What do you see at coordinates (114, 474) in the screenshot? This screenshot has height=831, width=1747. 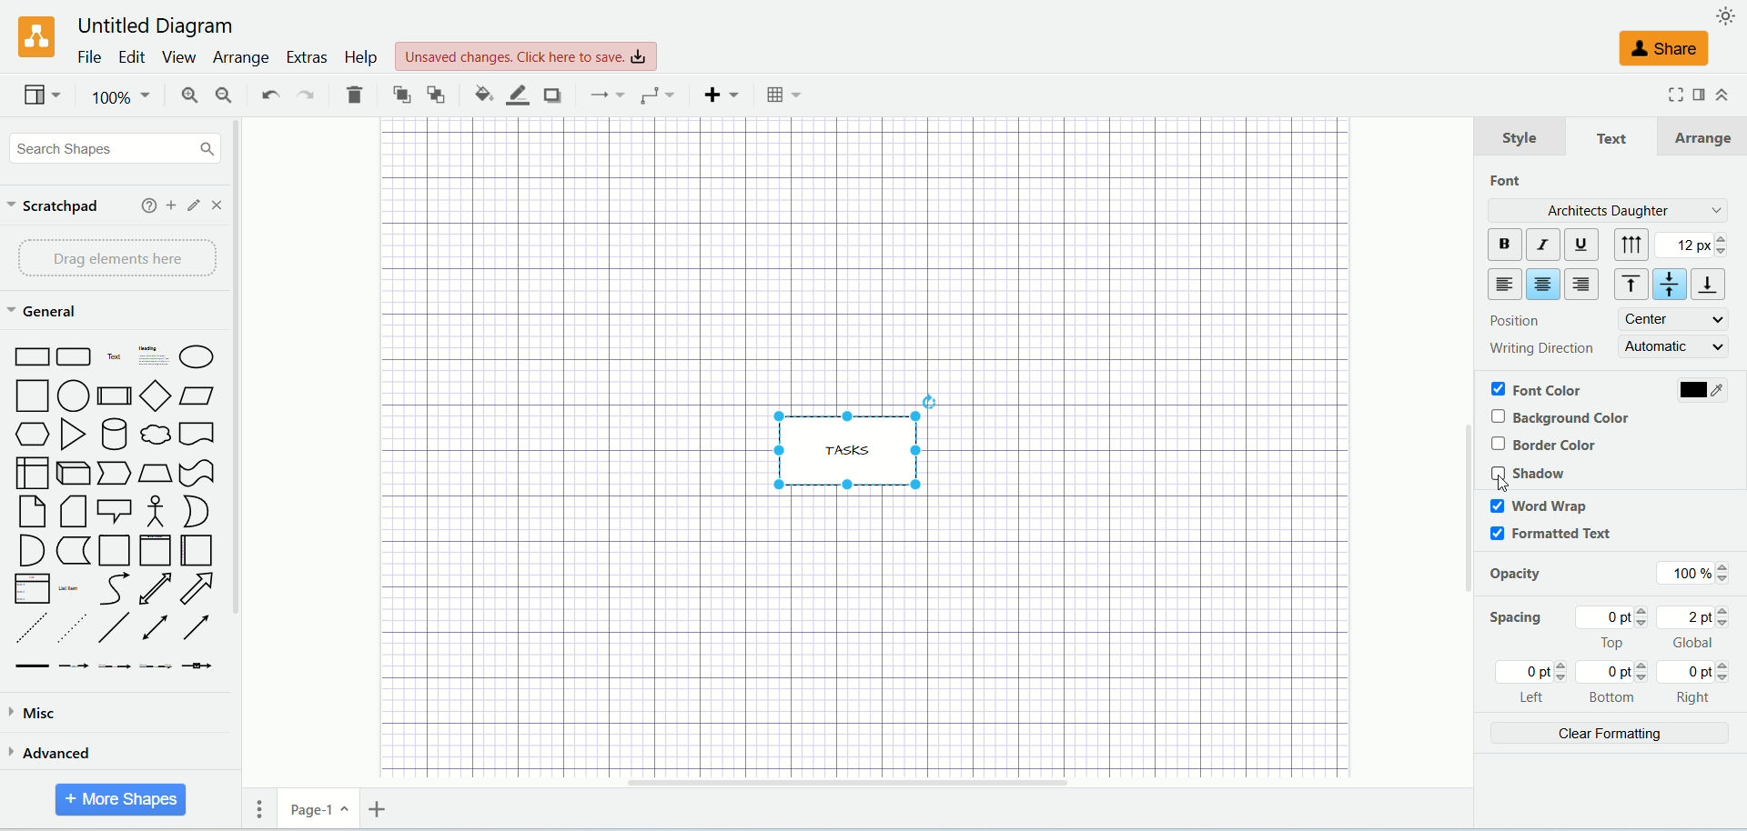 I see `Step` at bounding box center [114, 474].